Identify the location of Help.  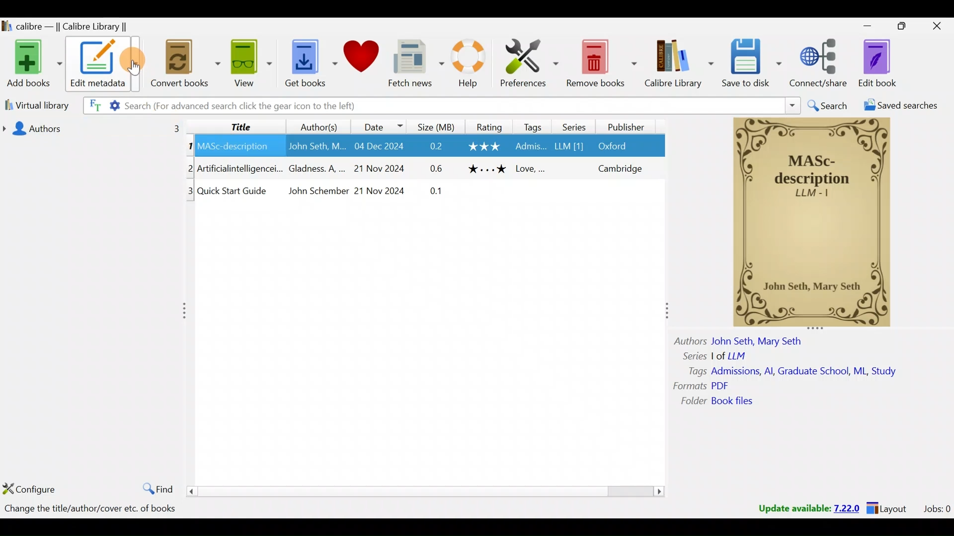
(473, 67).